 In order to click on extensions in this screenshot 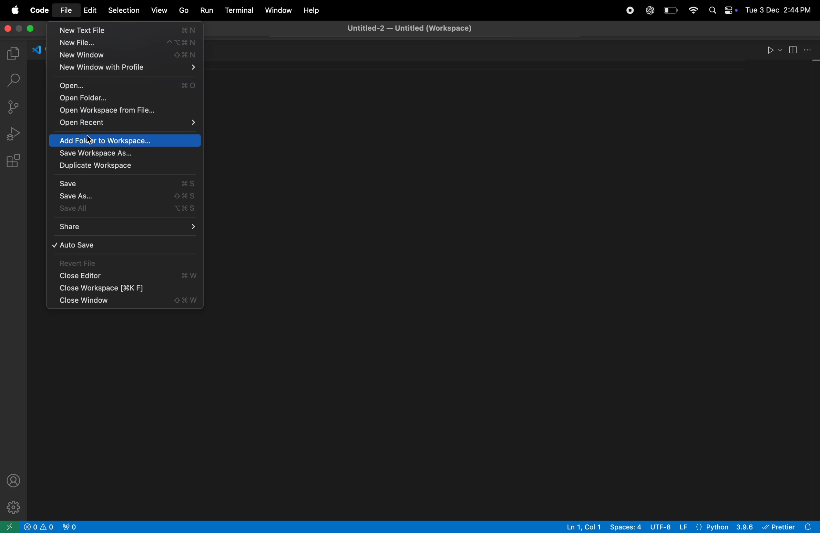, I will do `click(15, 162)`.